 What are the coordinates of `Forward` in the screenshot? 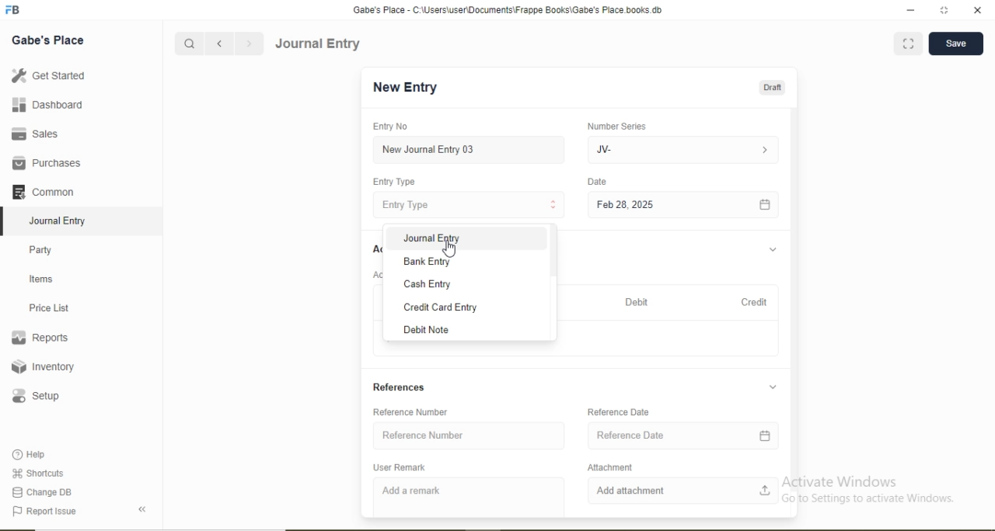 It's located at (250, 43).